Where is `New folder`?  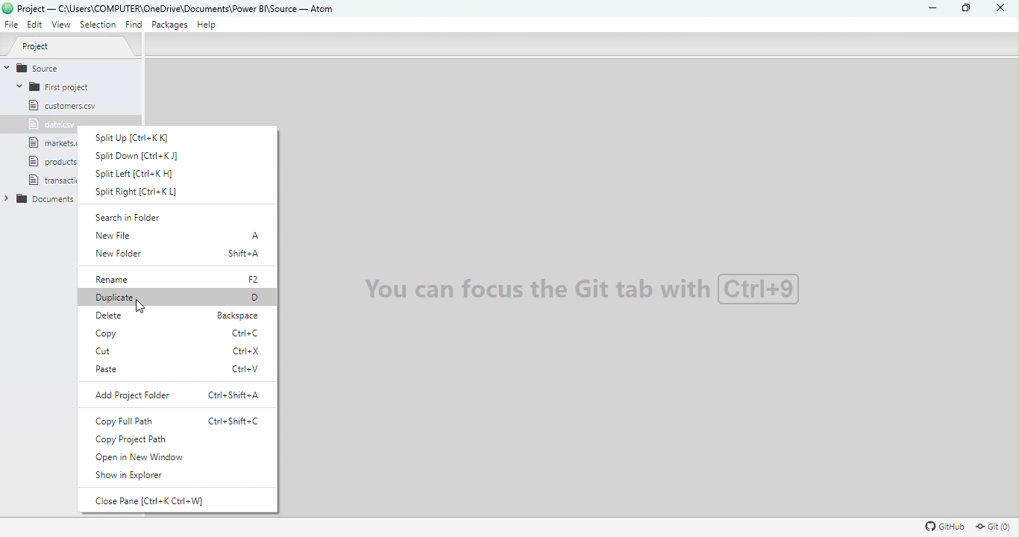 New folder is located at coordinates (178, 257).